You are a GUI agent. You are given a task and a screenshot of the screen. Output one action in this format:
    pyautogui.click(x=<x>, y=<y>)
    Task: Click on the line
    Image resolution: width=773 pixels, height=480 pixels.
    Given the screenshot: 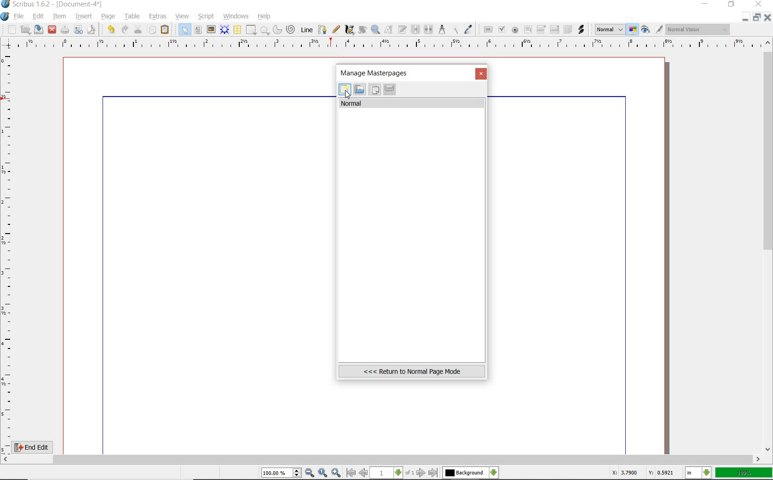 What is the action you would take?
    pyautogui.click(x=306, y=29)
    